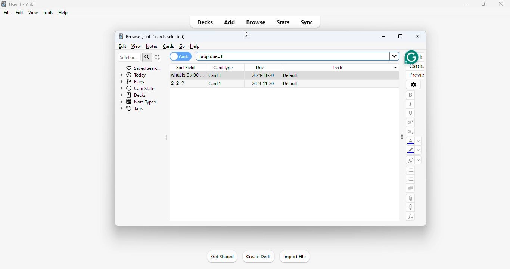  Describe the element at coordinates (255, 22) in the screenshot. I see `browse` at that location.